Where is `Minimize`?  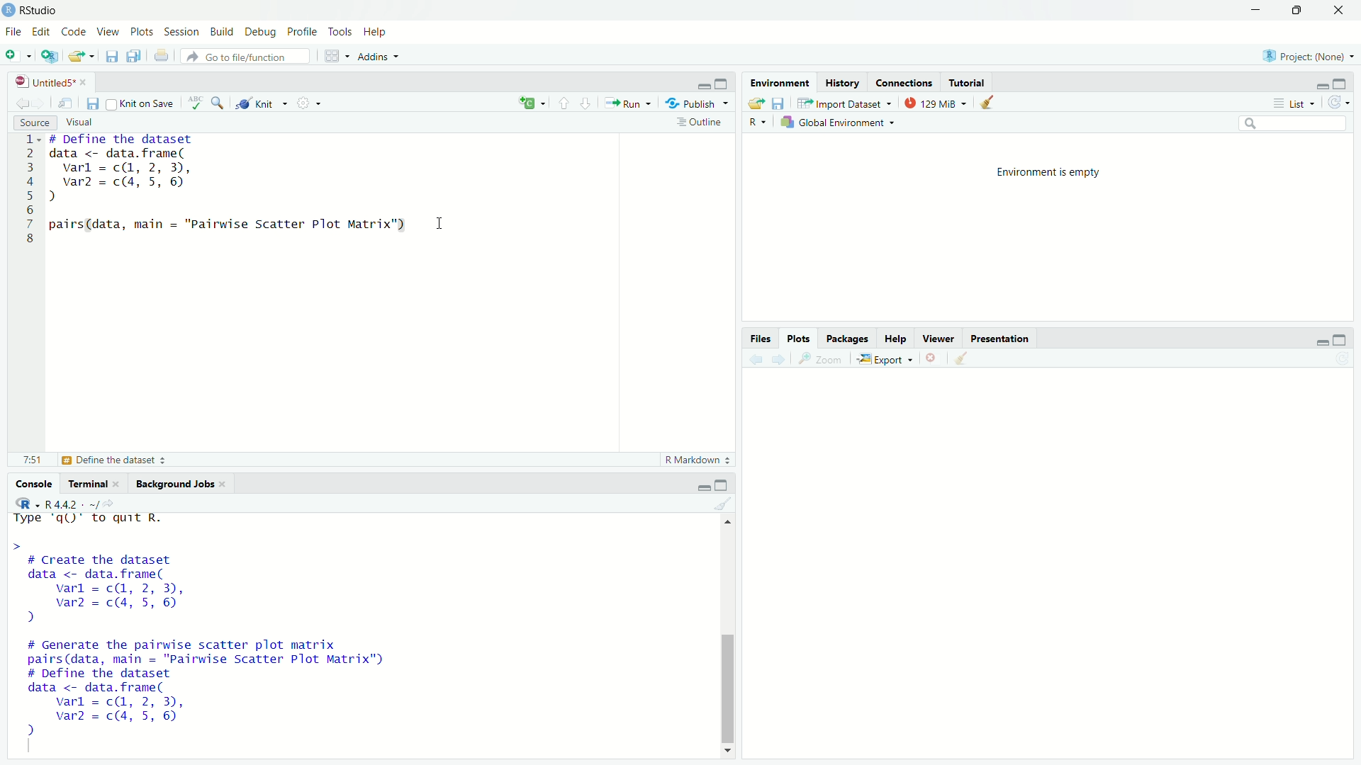 Minimize is located at coordinates (703, 85).